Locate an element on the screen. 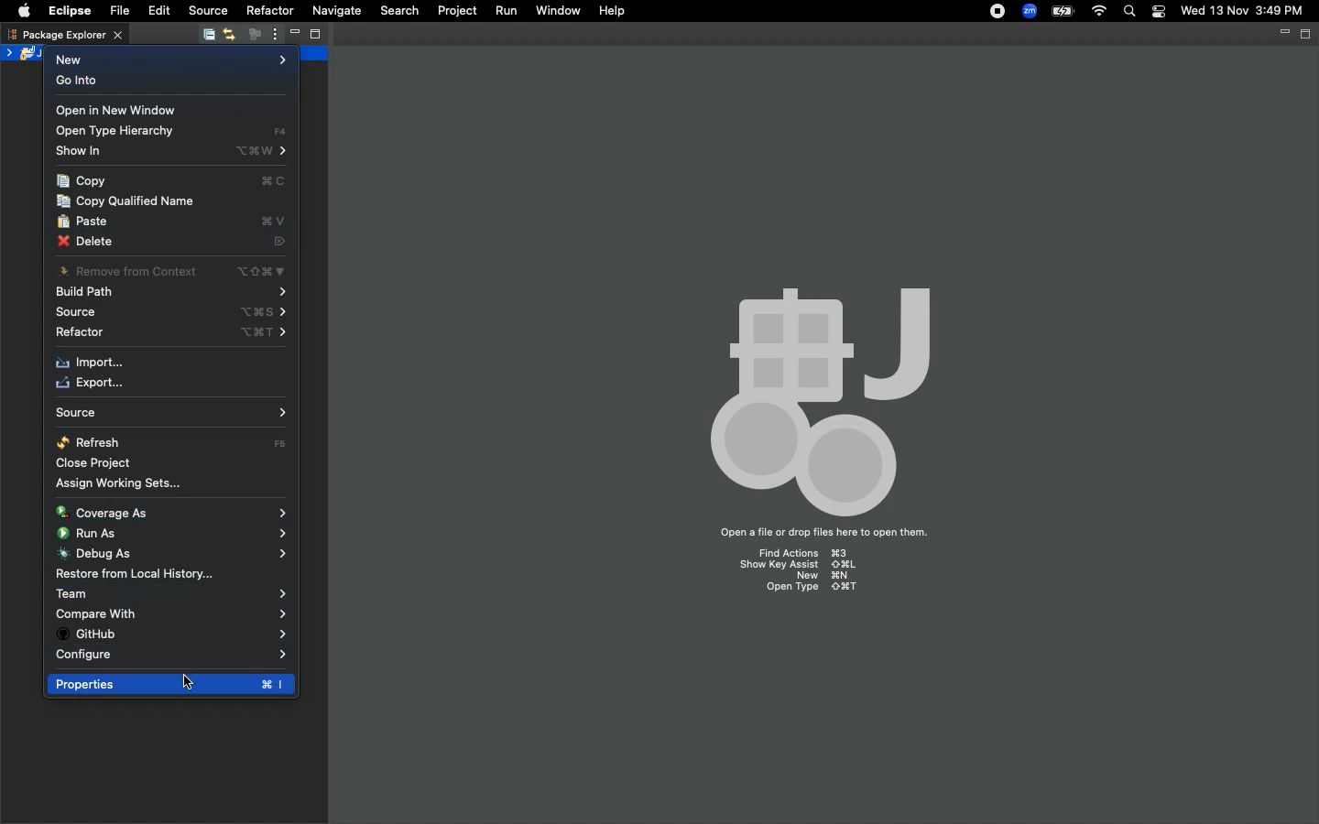  Window is located at coordinates (557, 11).